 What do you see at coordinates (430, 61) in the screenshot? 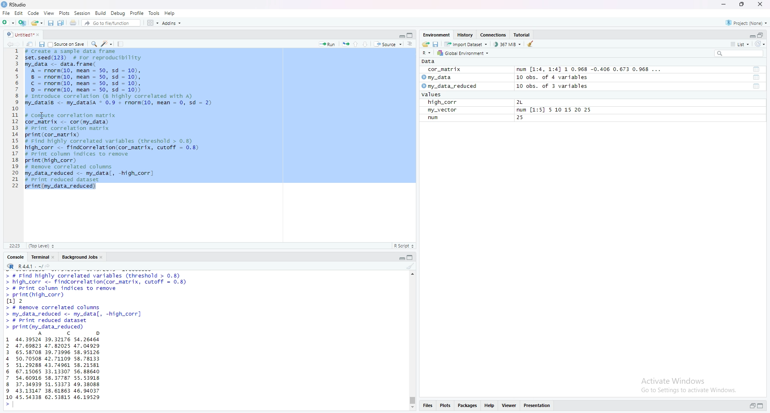
I see `Data ` at bounding box center [430, 61].